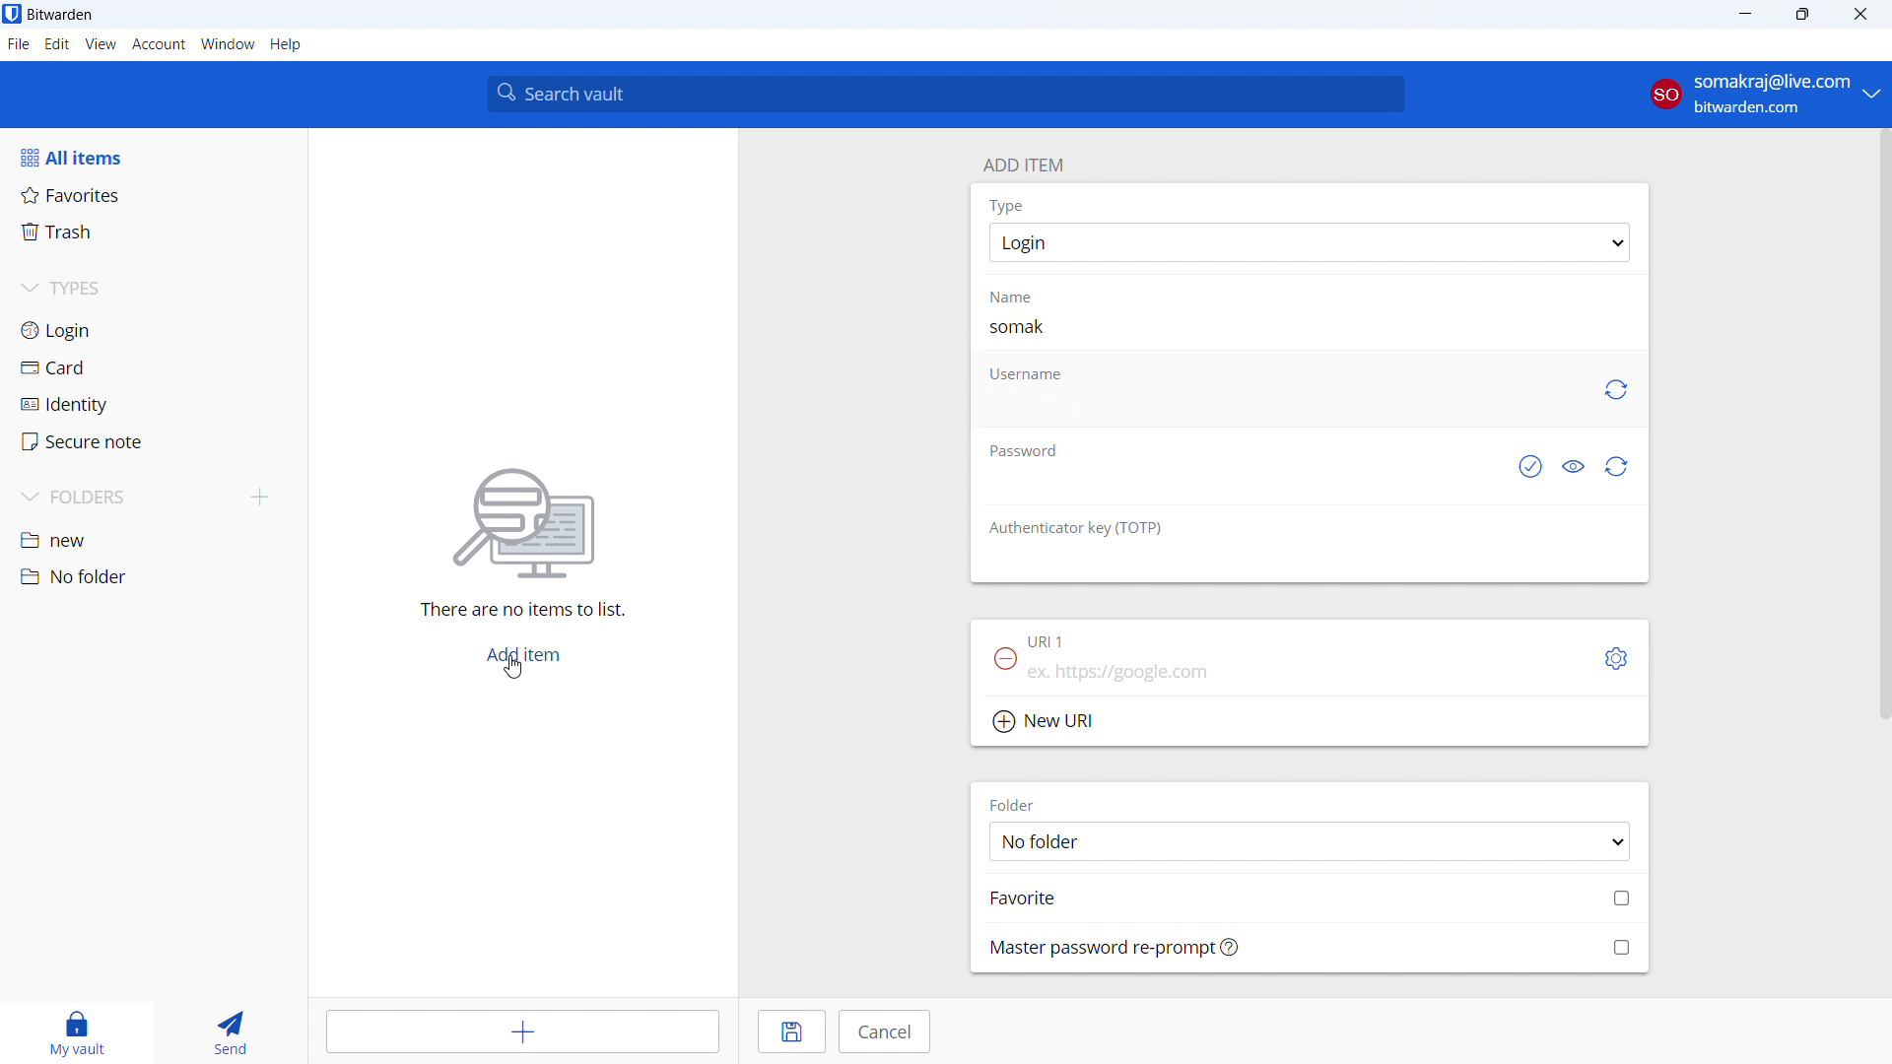 This screenshot has height=1064, width=1892. What do you see at coordinates (154, 368) in the screenshot?
I see `card` at bounding box center [154, 368].